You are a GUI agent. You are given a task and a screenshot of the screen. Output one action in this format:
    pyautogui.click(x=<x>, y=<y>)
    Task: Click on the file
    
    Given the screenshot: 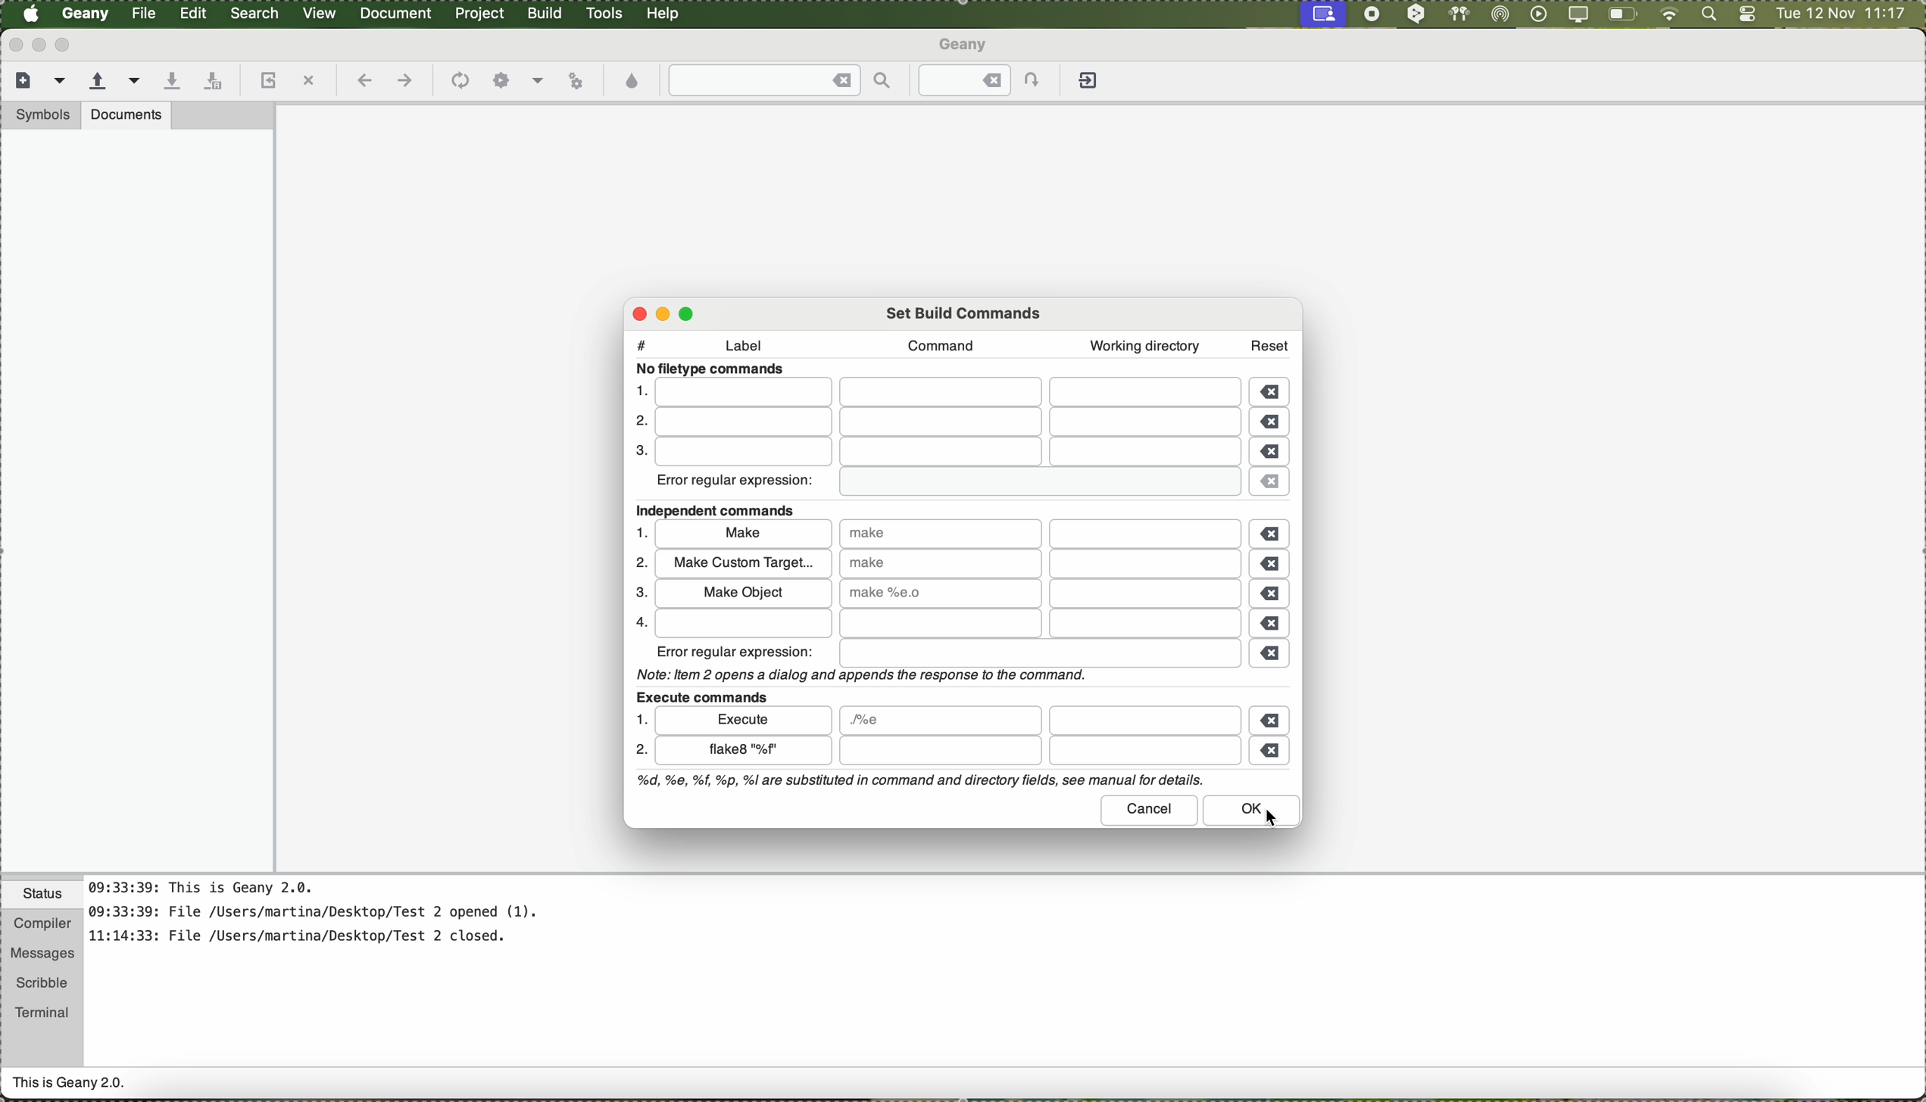 What is the action you would take?
    pyautogui.click(x=1146, y=565)
    